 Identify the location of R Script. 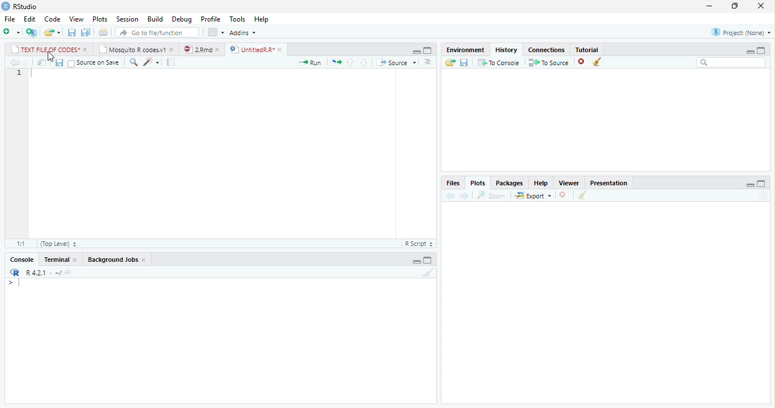
(420, 243).